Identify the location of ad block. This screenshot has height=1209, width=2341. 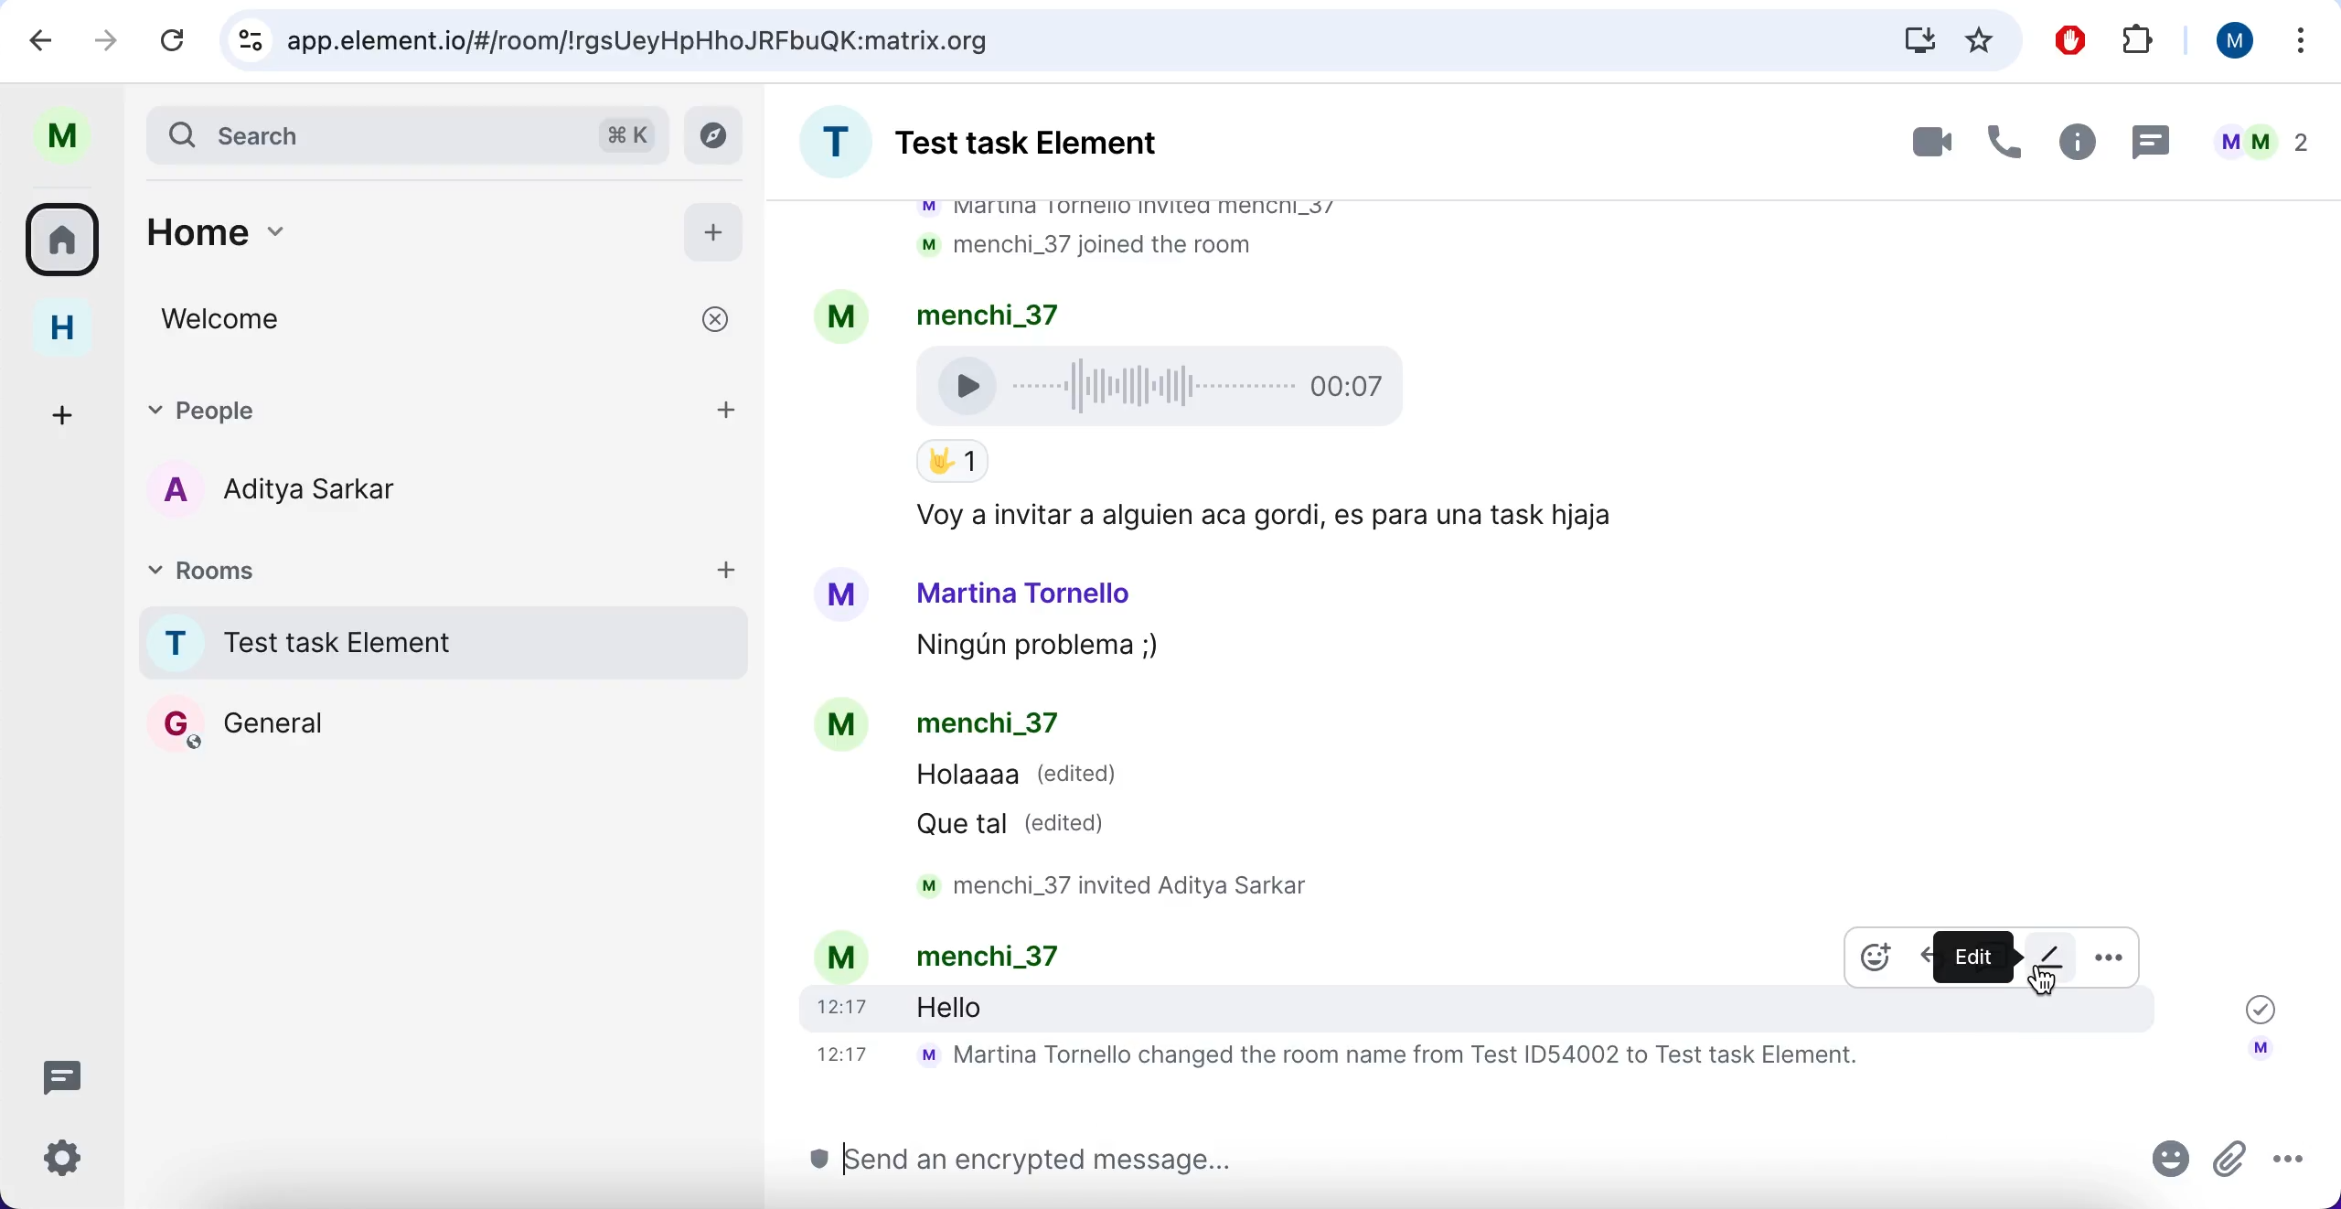
(2072, 39).